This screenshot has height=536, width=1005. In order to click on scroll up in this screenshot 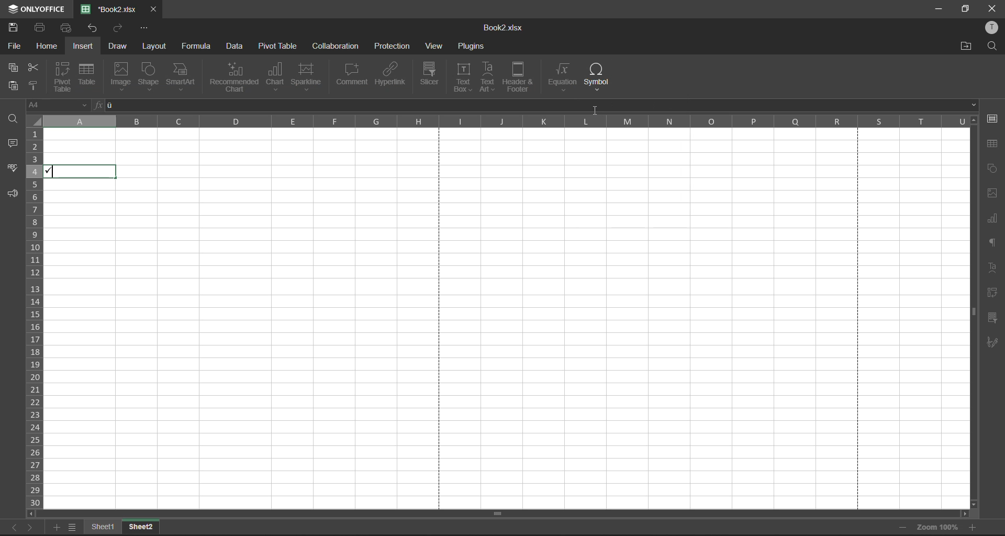, I will do `click(974, 121)`.